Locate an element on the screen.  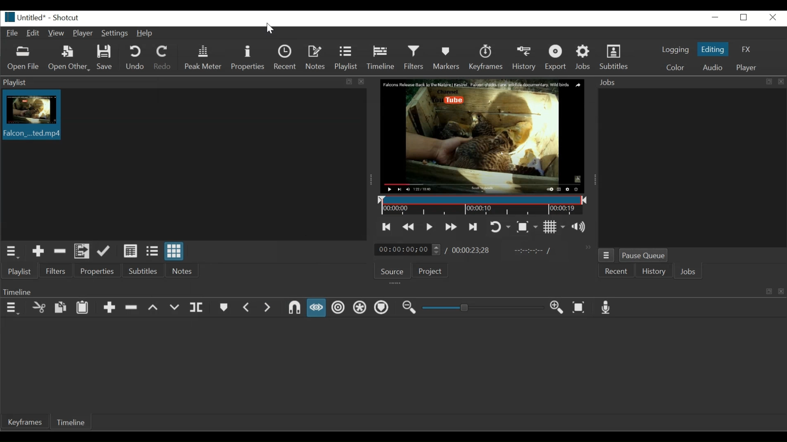
Subtitles is located at coordinates (618, 59).